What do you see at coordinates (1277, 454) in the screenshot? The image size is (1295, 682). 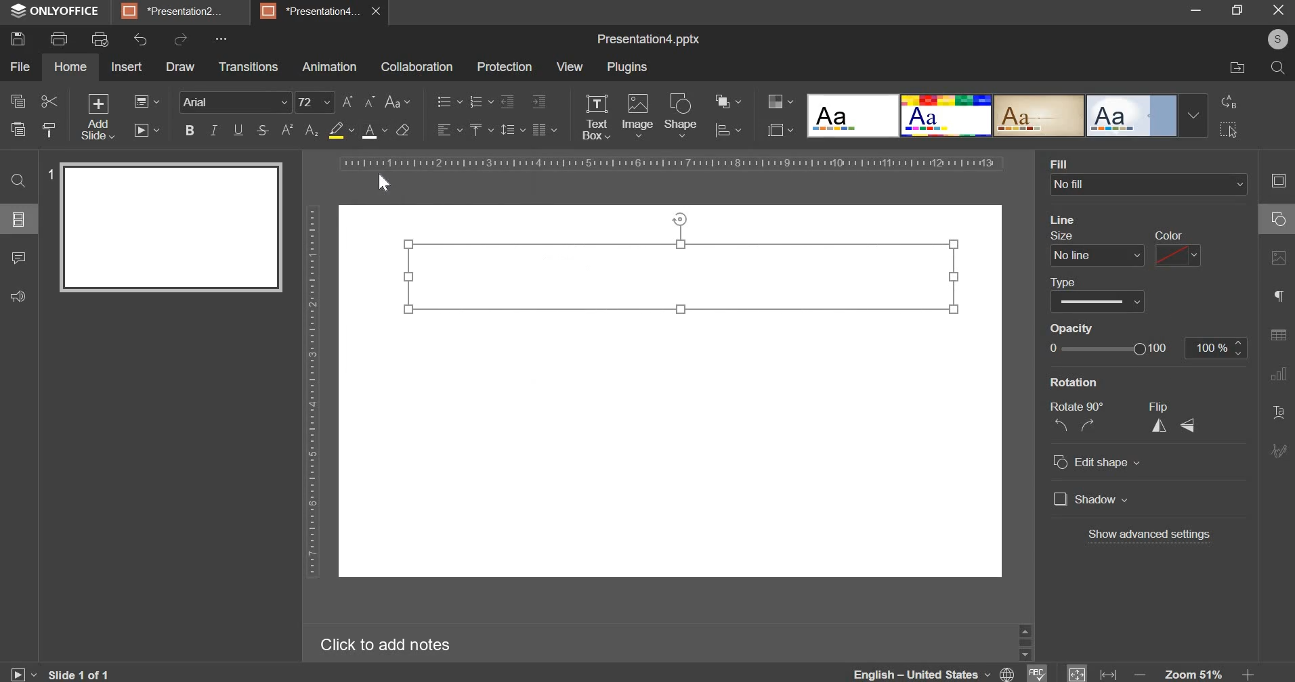 I see `` at bounding box center [1277, 454].